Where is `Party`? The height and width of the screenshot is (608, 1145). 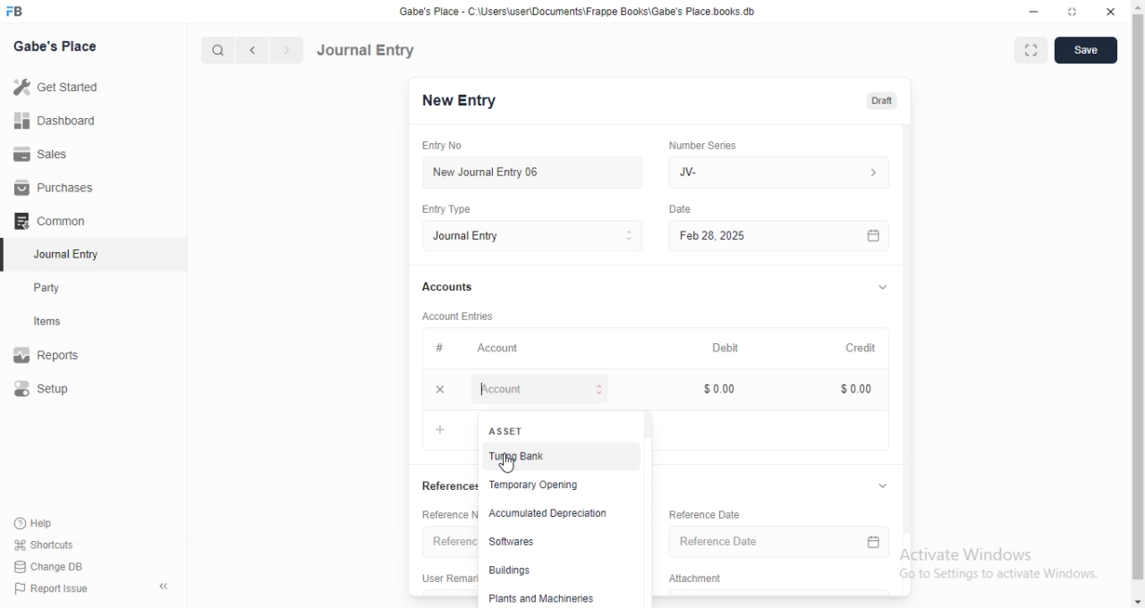
Party is located at coordinates (59, 288).